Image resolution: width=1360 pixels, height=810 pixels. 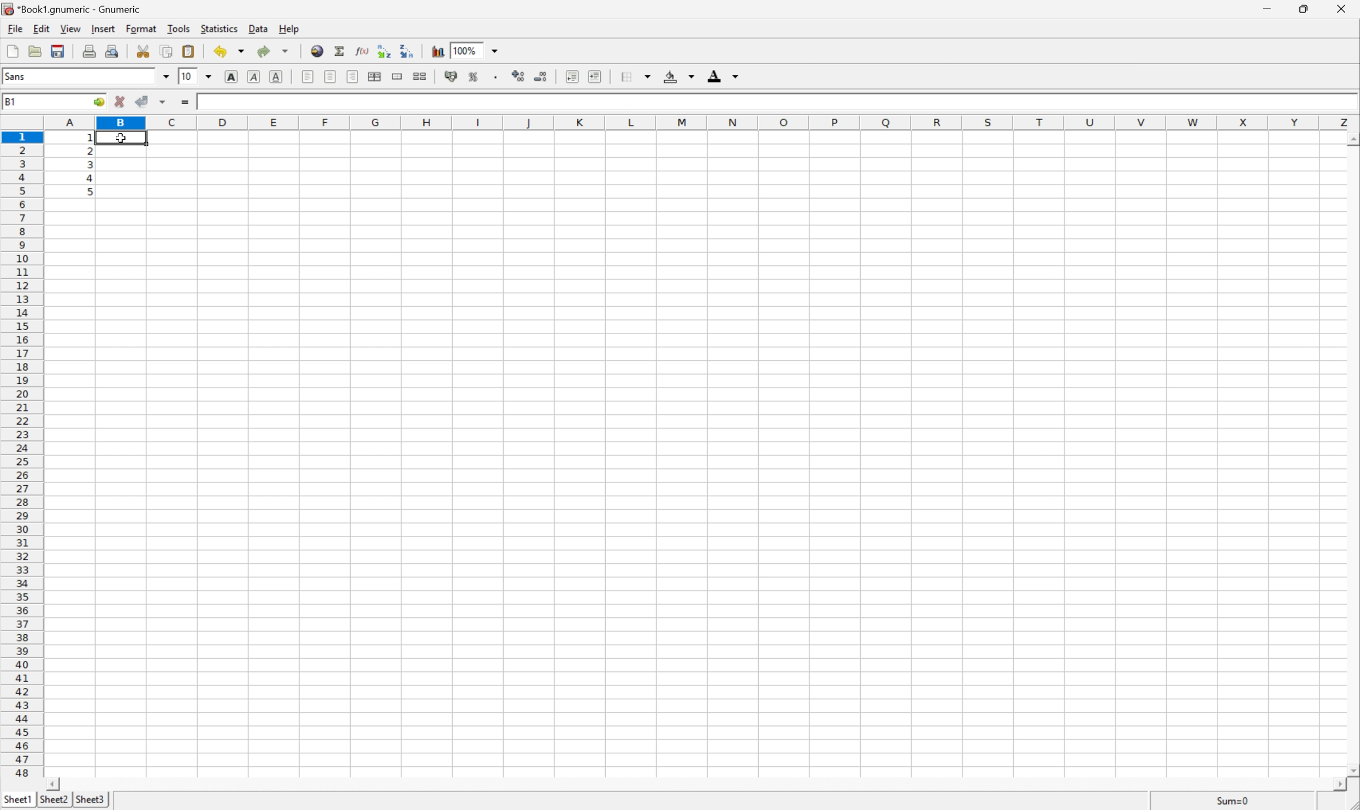 I want to click on Align Left, so click(x=309, y=77).